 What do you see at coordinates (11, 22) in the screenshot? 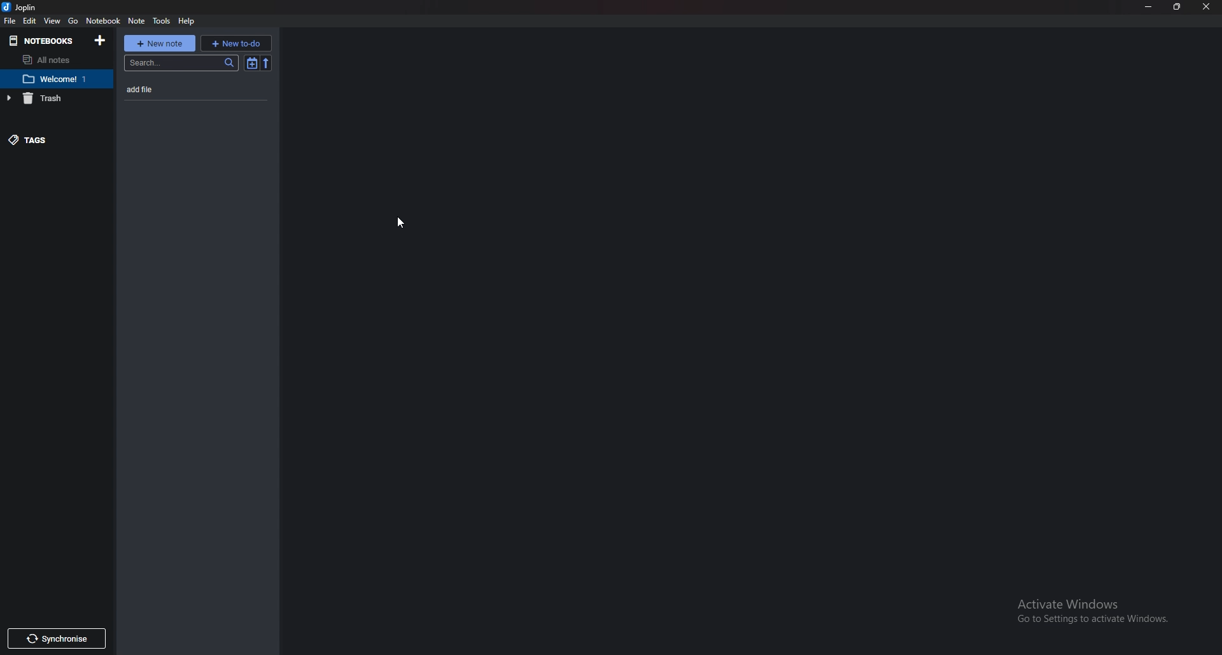
I see `file` at bounding box center [11, 22].